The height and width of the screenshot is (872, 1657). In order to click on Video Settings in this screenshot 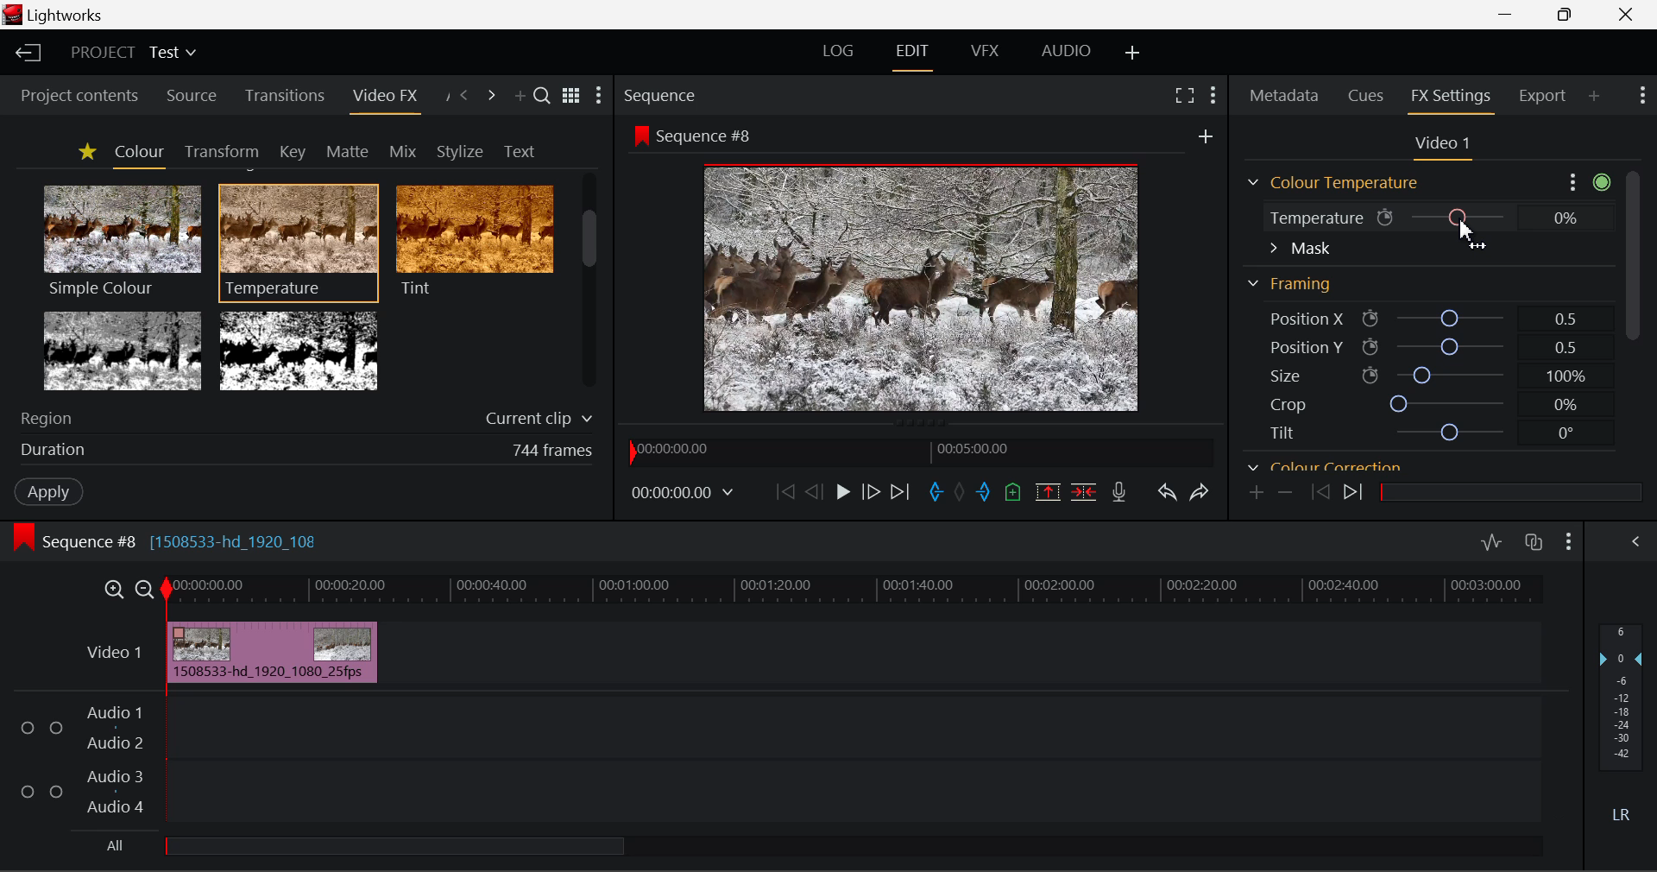, I will do `click(1448, 147)`.